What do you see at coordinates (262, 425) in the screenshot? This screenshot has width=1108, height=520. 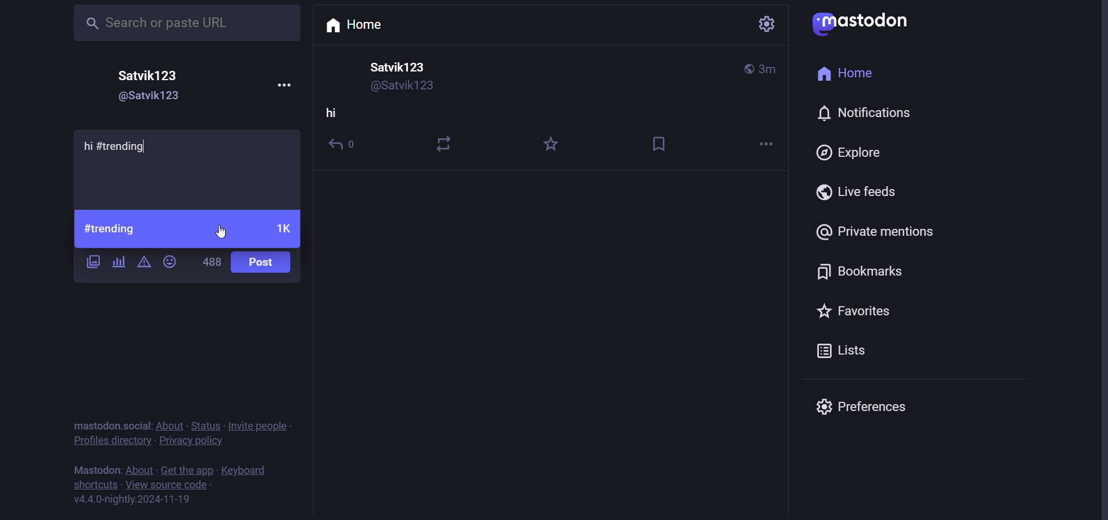 I see `invite people` at bounding box center [262, 425].